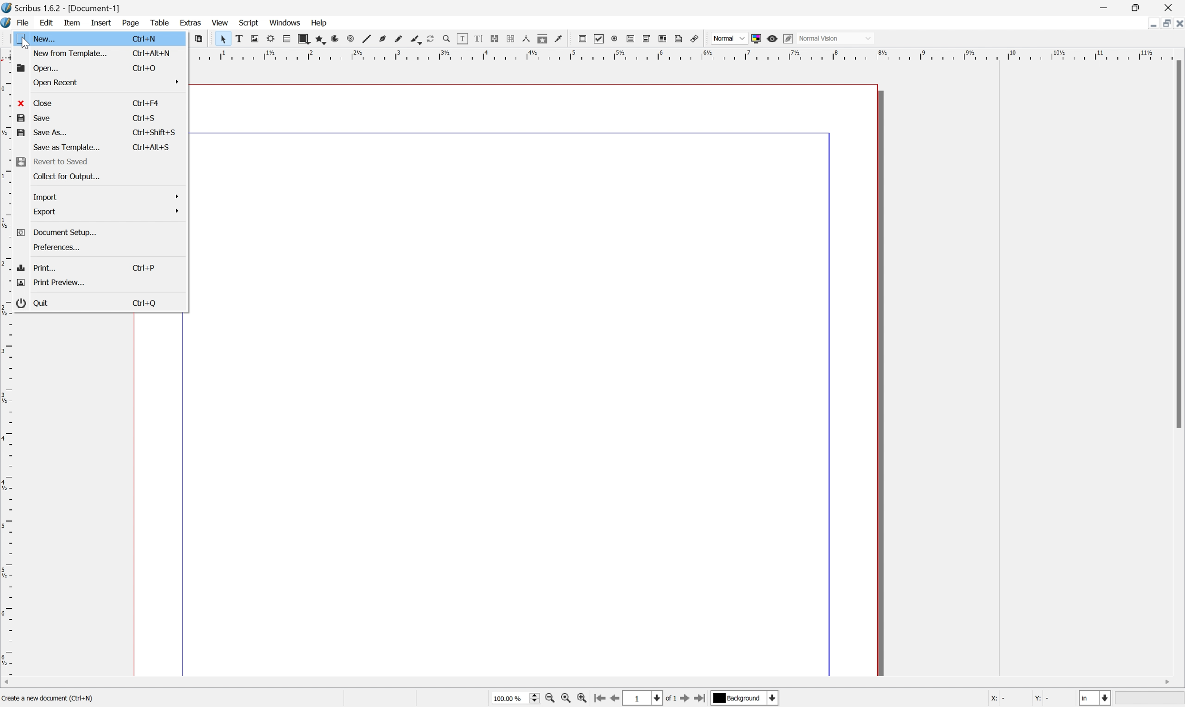 The image size is (1185, 707). Describe the element at coordinates (512, 40) in the screenshot. I see `Unlink text frames` at that location.